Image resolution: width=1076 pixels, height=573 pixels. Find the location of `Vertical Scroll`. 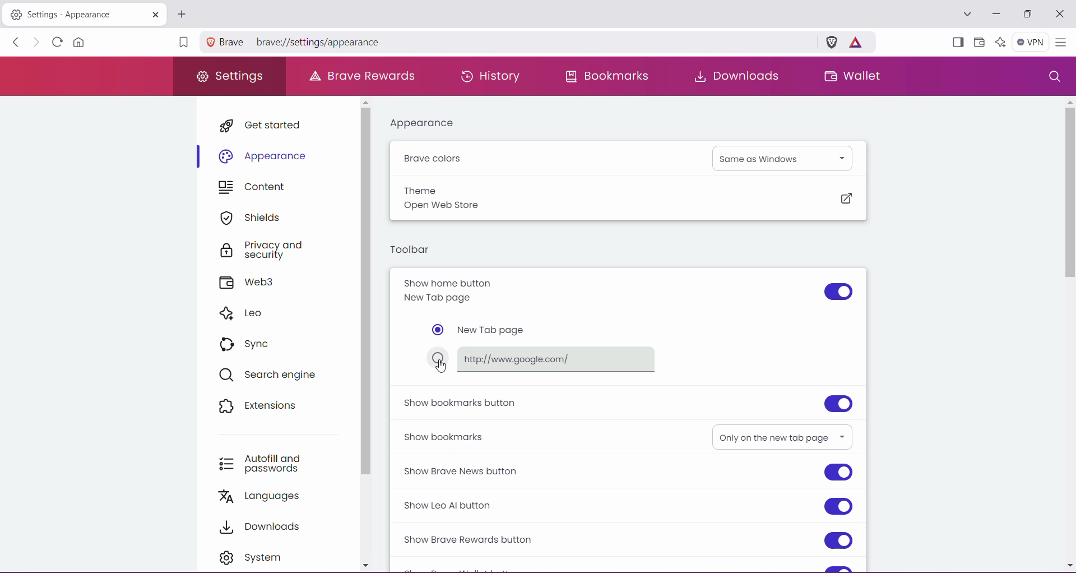

Vertical Scroll is located at coordinates (367, 336).